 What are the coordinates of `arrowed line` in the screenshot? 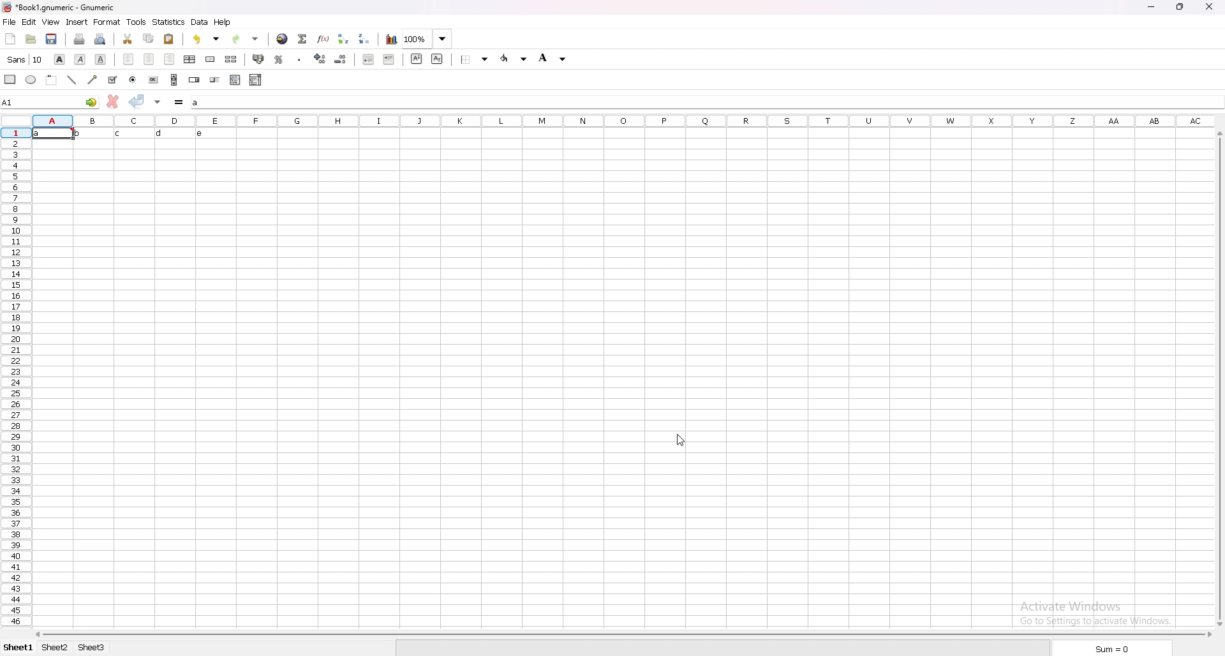 It's located at (94, 79).